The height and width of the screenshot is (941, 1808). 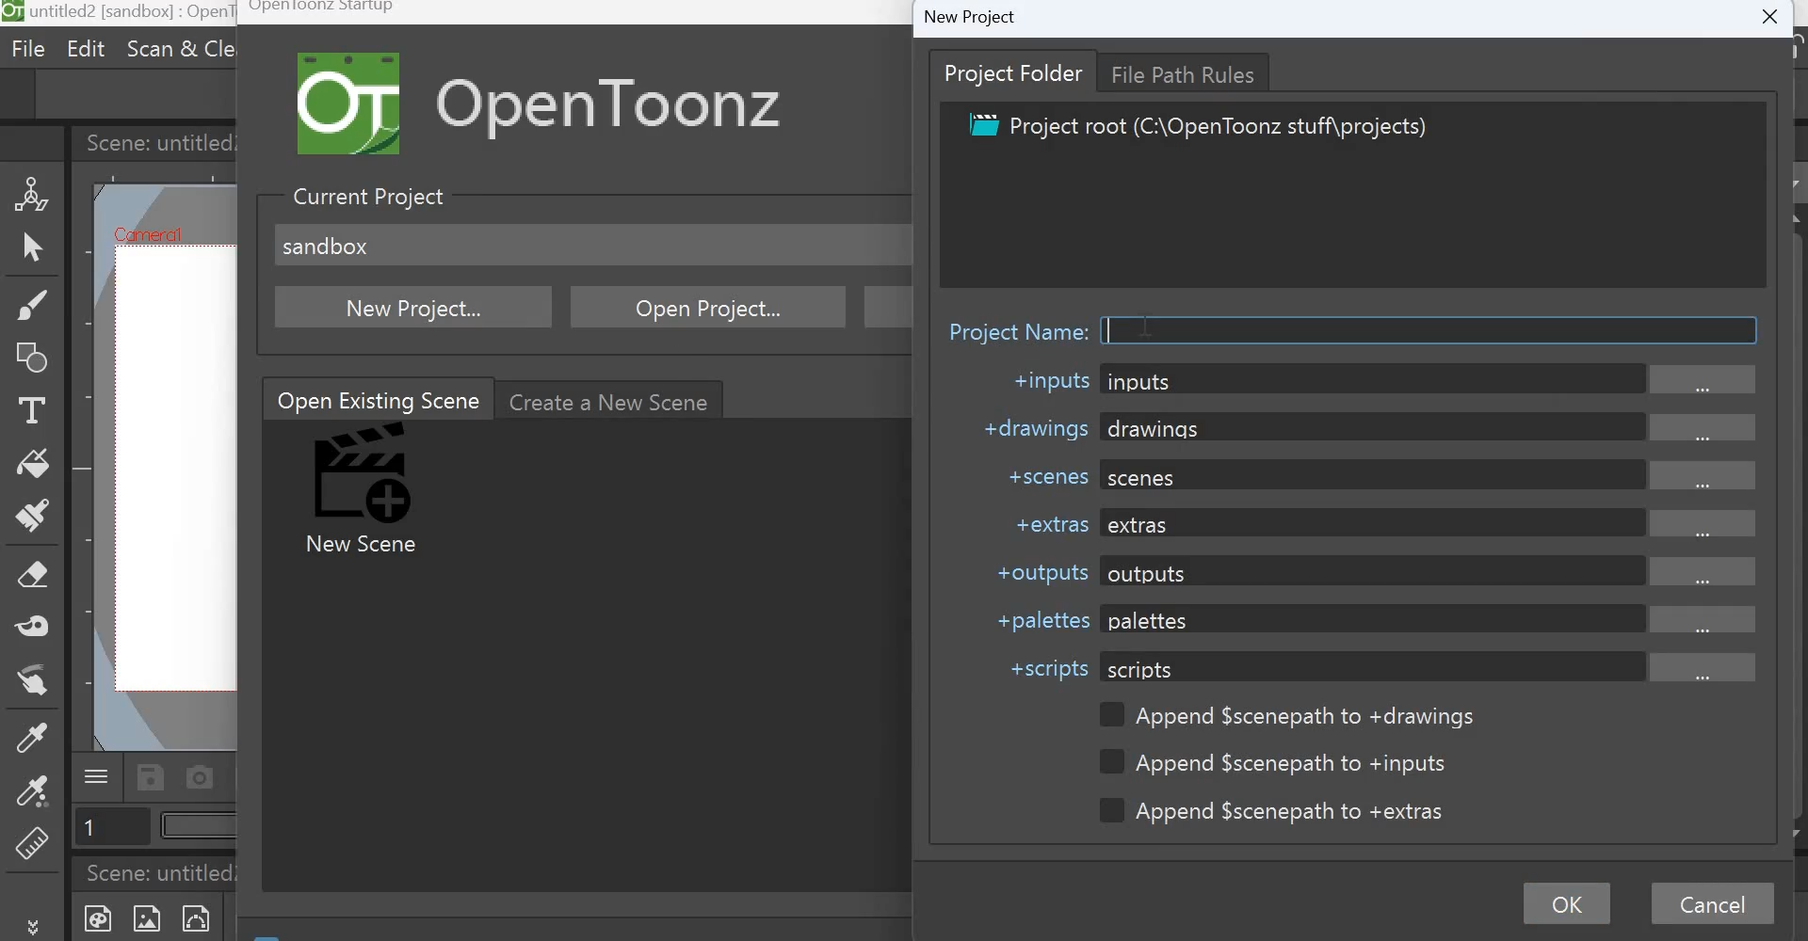 What do you see at coordinates (1719, 905) in the screenshot?
I see `Cancel` at bounding box center [1719, 905].